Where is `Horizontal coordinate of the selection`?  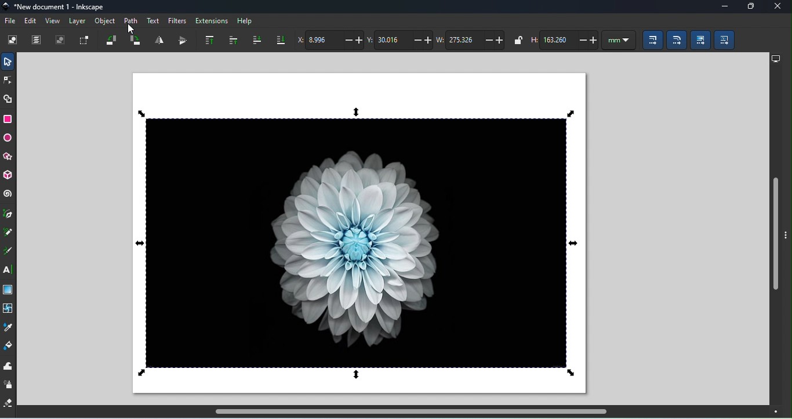 Horizontal coordinate of the selection is located at coordinates (332, 40).